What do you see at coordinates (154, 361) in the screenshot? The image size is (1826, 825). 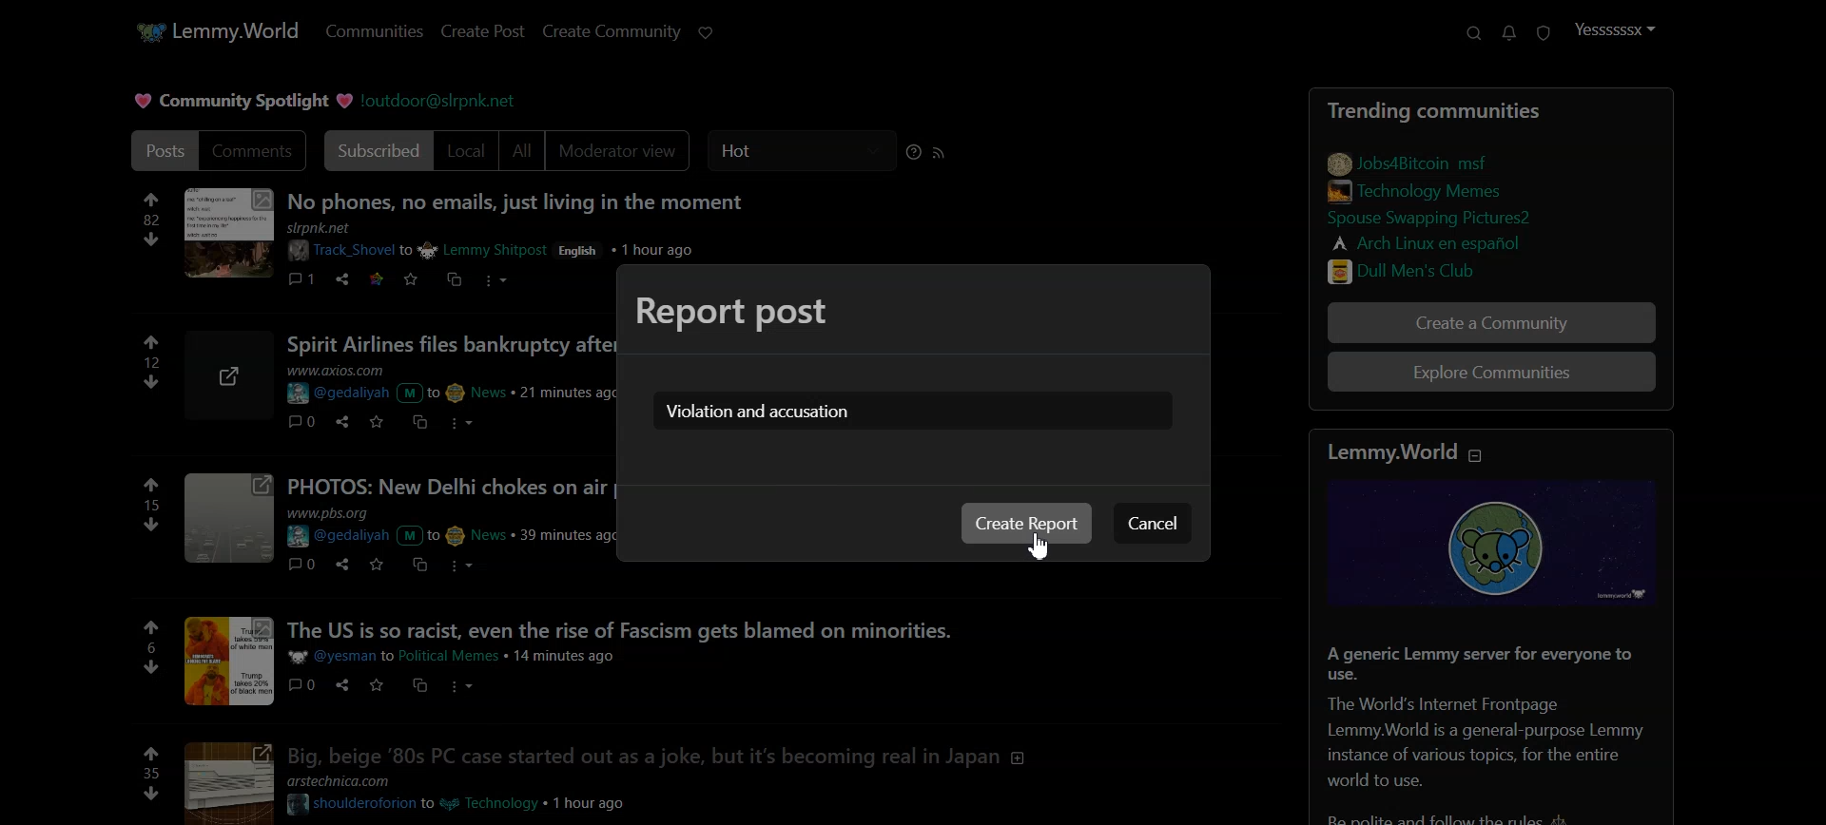 I see `numbers` at bounding box center [154, 361].